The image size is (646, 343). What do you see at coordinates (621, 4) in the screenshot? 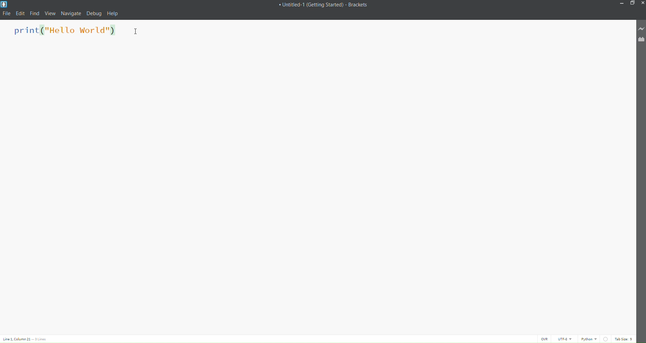
I see `minimize` at bounding box center [621, 4].